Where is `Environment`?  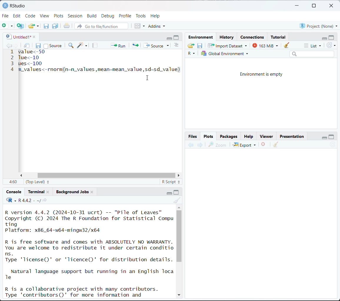
Environment is located at coordinates (202, 37).